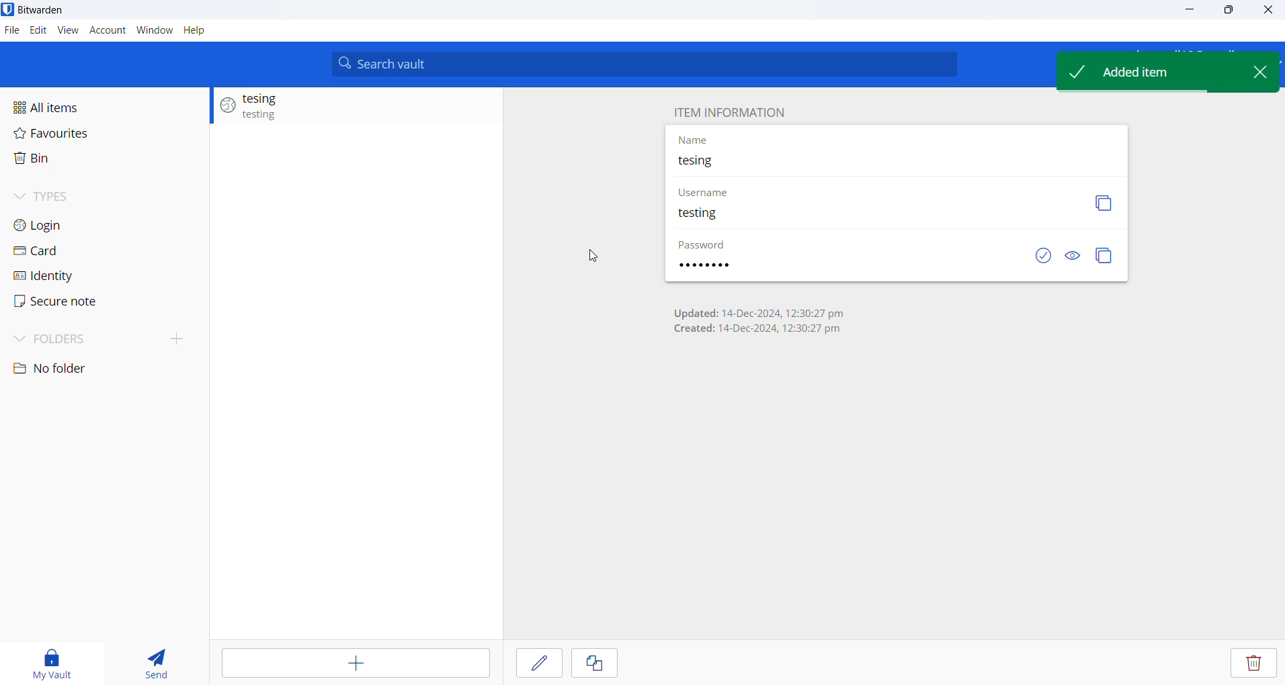  Describe the element at coordinates (716, 266) in the screenshot. I see `password` at that location.